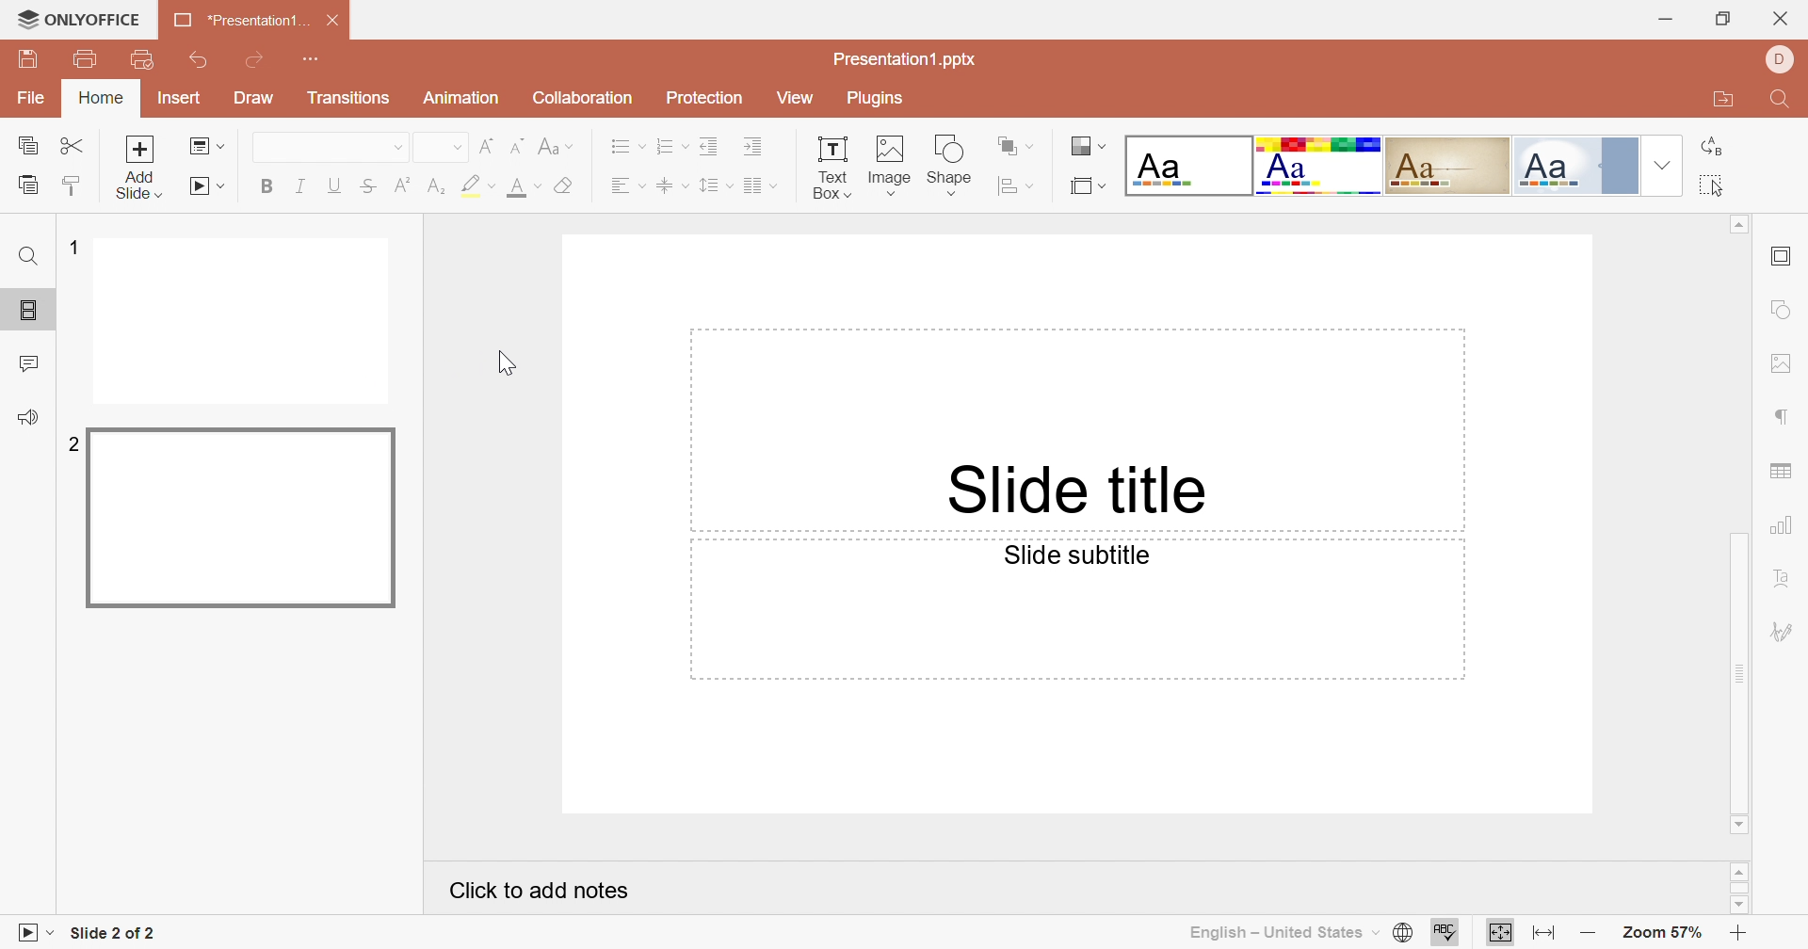 Image resolution: width=1808 pixels, height=949 pixels. Describe the element at coordinates (115, 931) in the screenshot. I see `slide count` at that location.